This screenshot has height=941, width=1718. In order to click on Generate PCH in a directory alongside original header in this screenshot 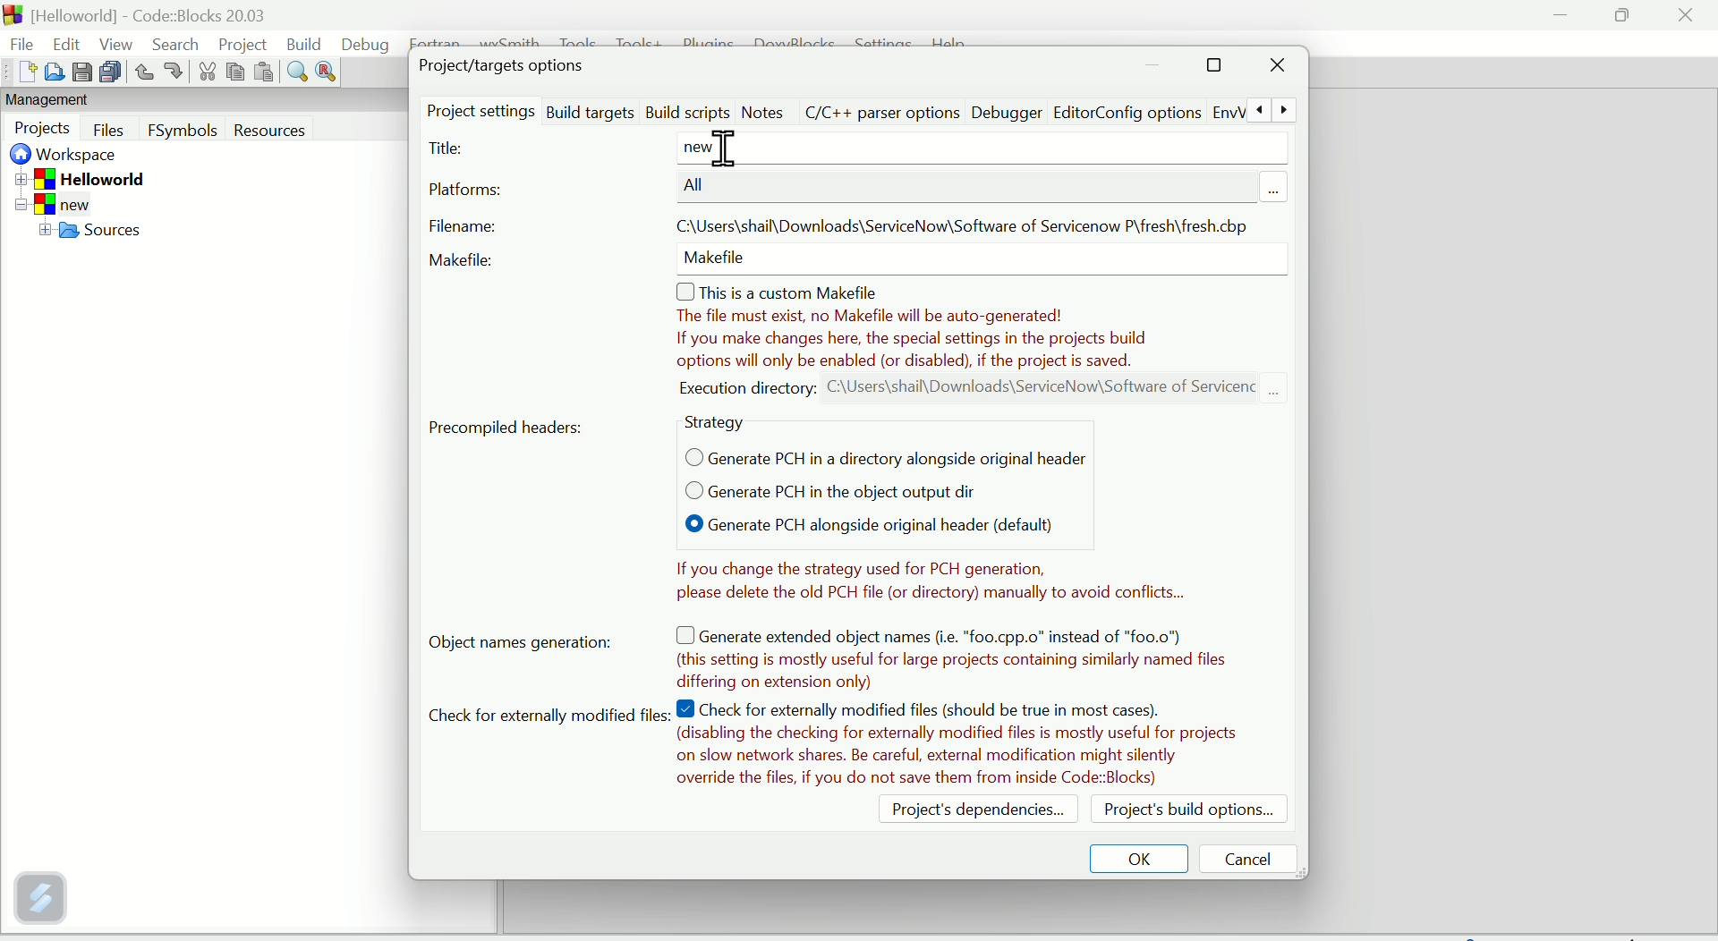, I will do `click(879, 456)`.